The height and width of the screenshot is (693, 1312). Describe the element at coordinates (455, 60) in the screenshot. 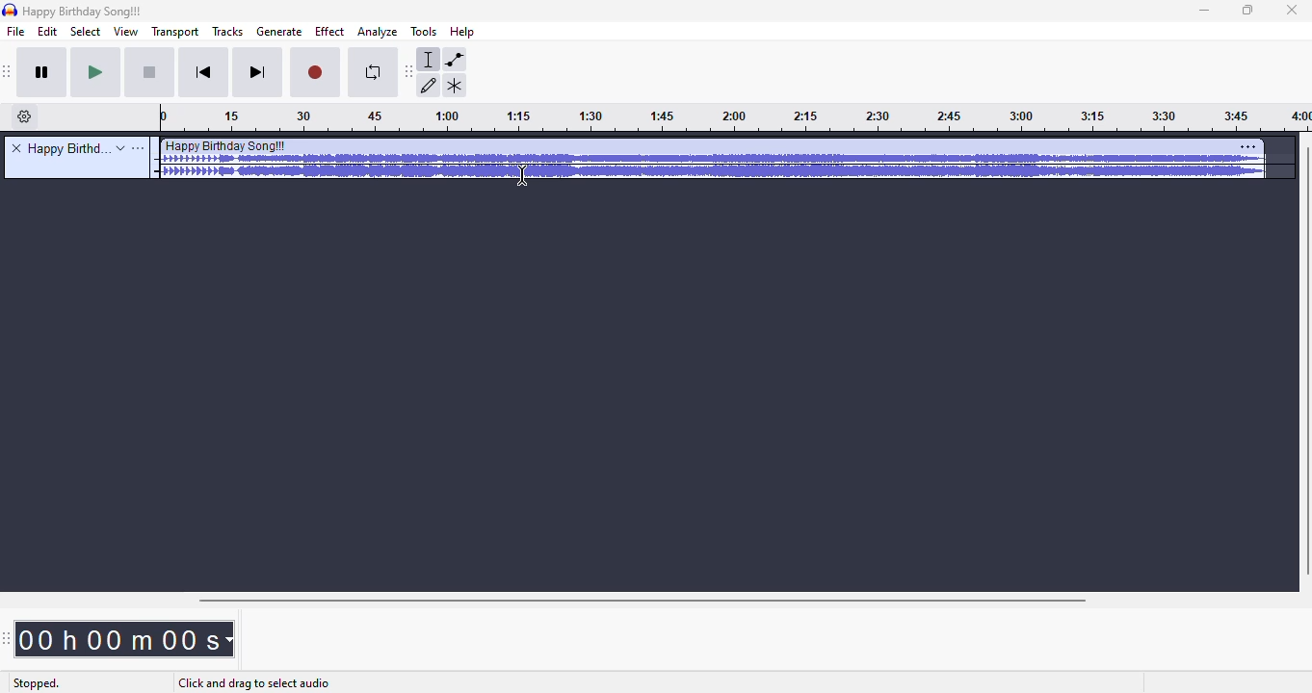

I see `envelope tool` at that location.